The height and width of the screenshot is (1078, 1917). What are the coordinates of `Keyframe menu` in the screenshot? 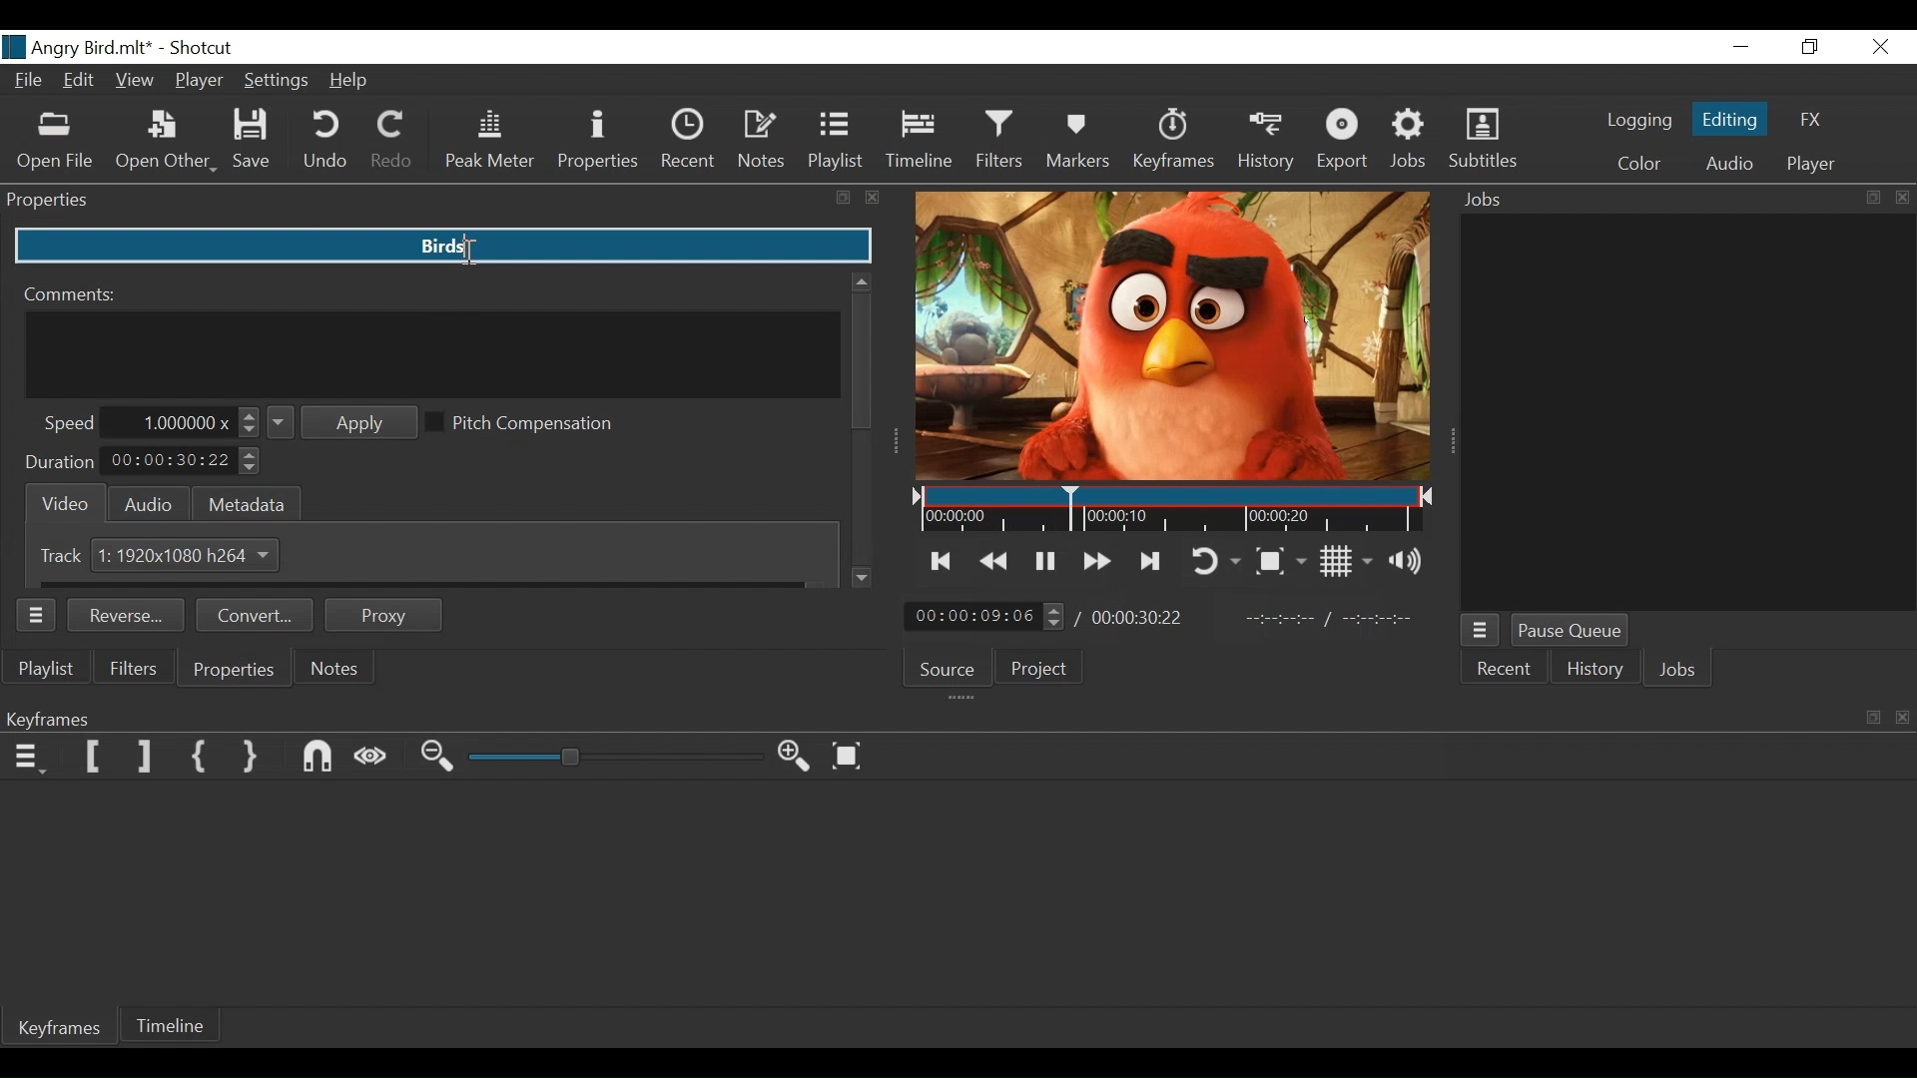 It's located at (32, 758).